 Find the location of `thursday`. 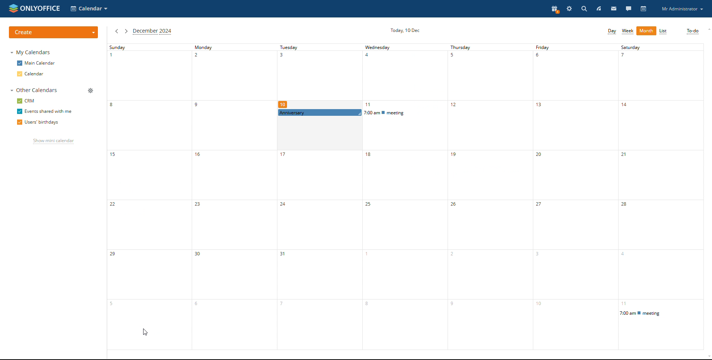

thursday is located at coordinates (492, 197).